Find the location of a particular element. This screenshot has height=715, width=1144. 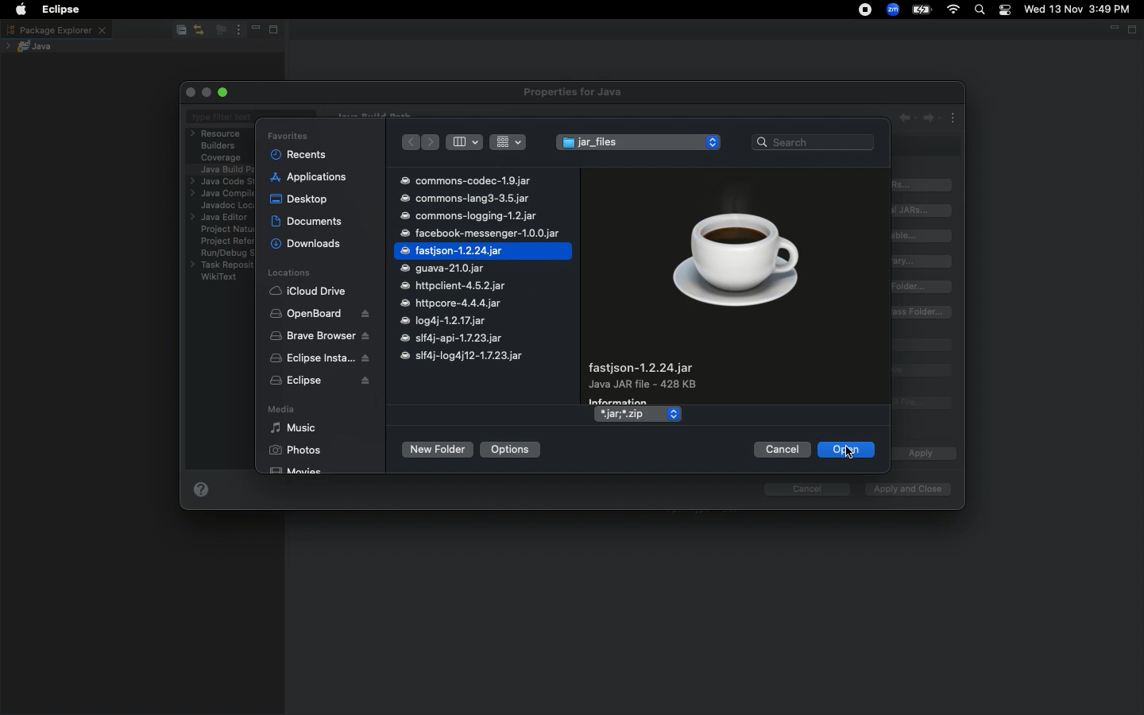

RuryDebug is located at coordinates (227, 255).